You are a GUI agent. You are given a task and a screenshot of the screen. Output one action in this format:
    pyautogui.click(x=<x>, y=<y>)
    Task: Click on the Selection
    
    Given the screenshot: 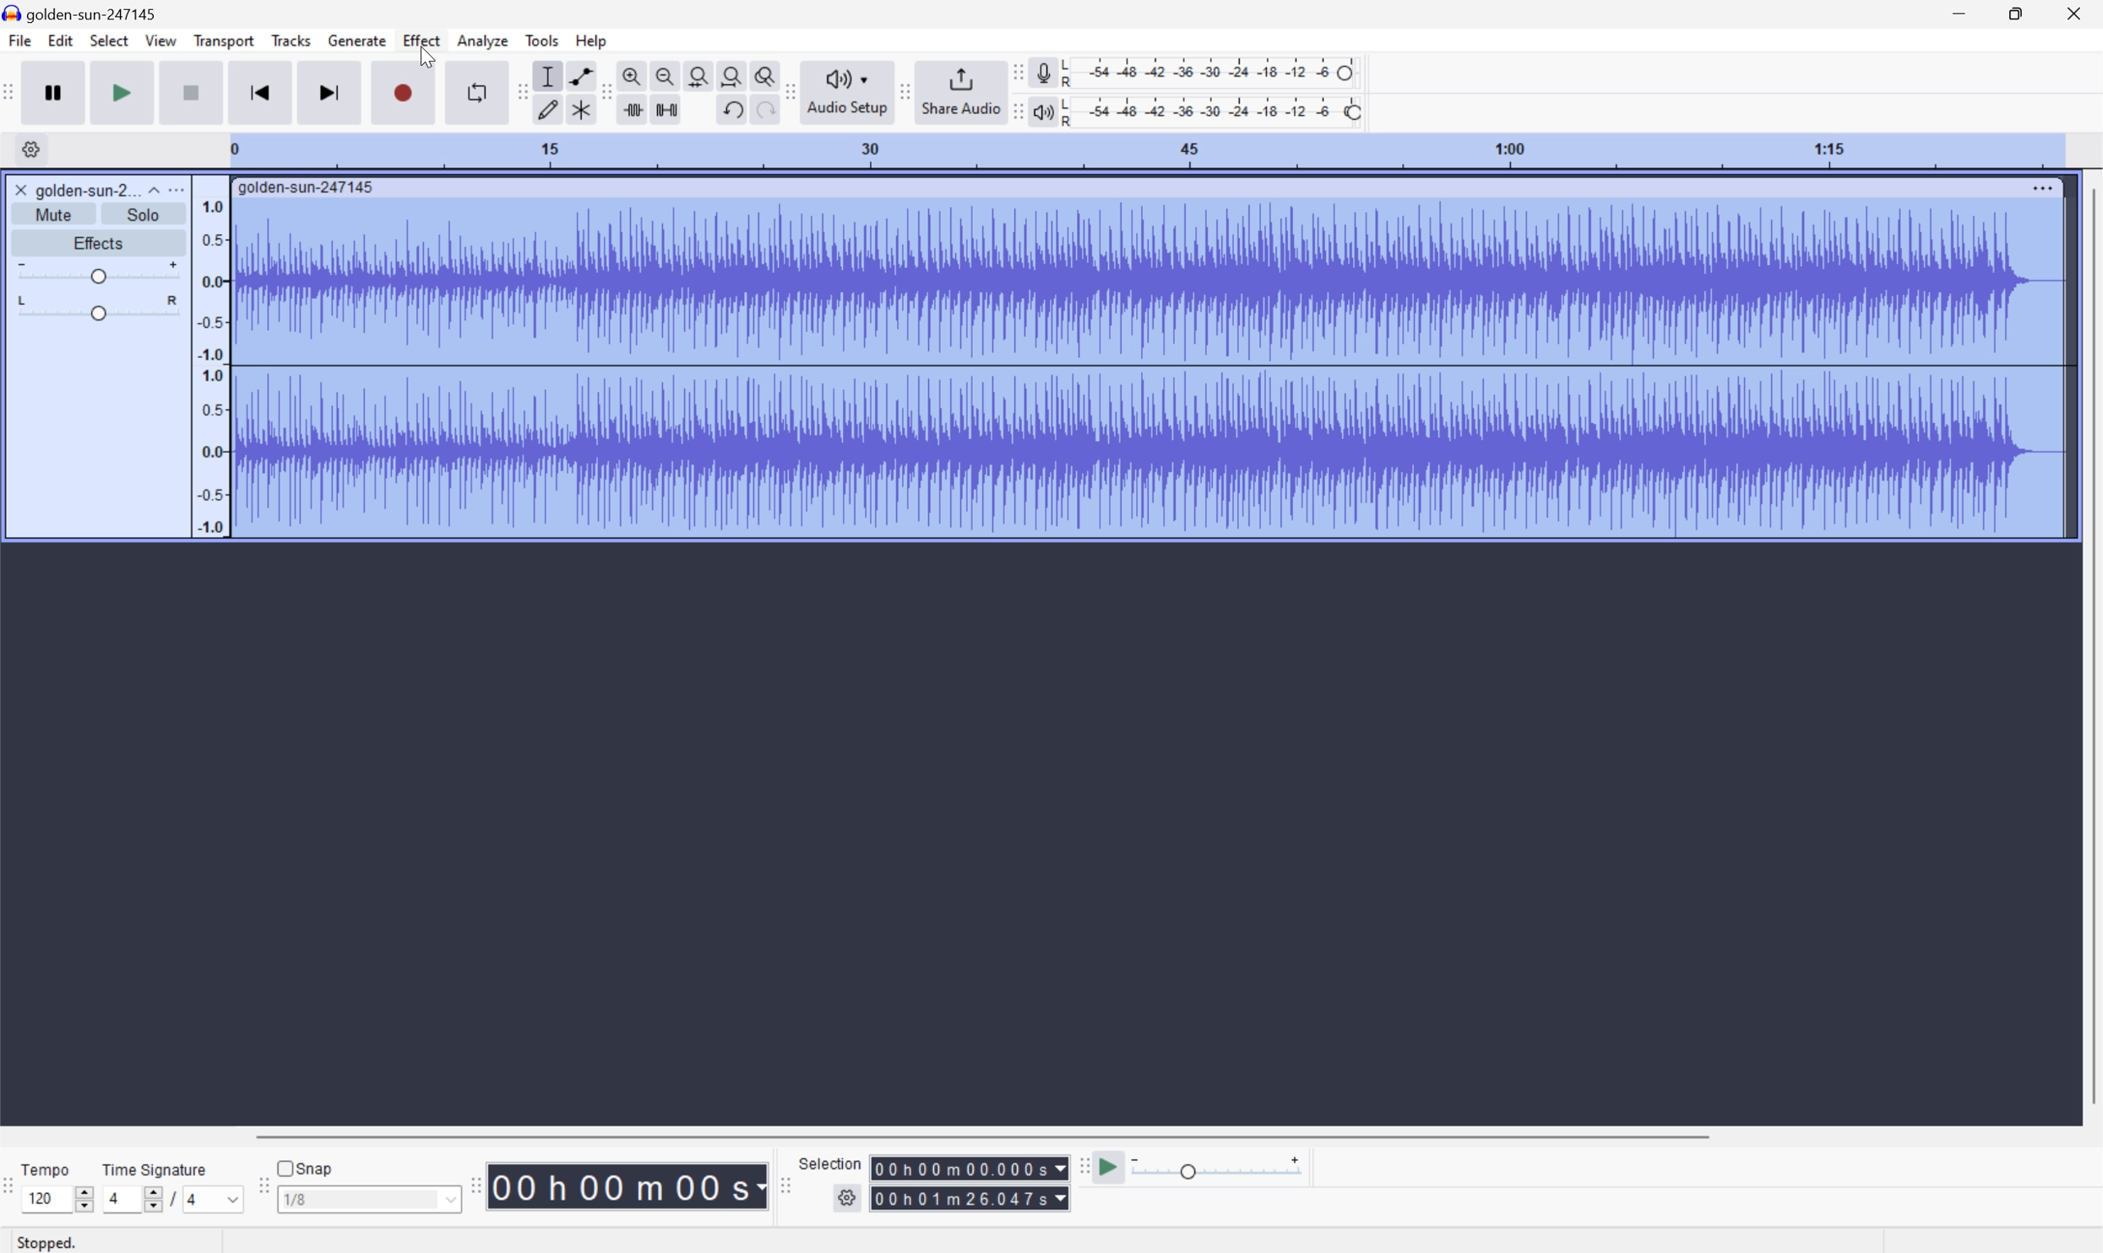 What is the action you would take?
    pyautogui.click(x=968, y=1168)
    